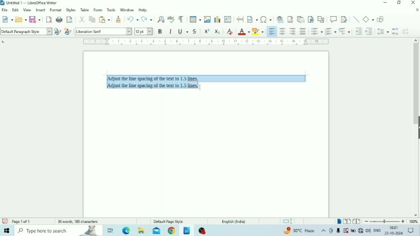 This screenshot has height=236, width=420. What do you see at coordinates (353, 230) in the screenshot?
I see `Charging, plugged in` at bounding box center [353, 230].